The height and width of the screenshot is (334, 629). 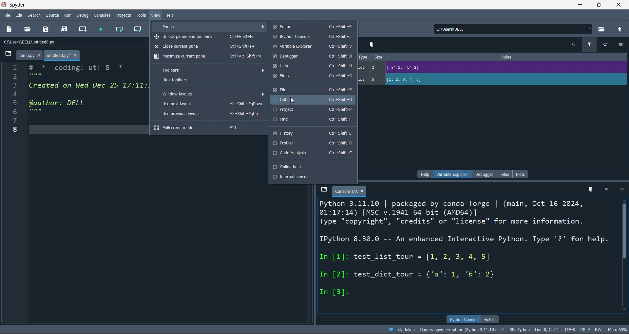 I want to click on open directory, so click(x=604, y=29).